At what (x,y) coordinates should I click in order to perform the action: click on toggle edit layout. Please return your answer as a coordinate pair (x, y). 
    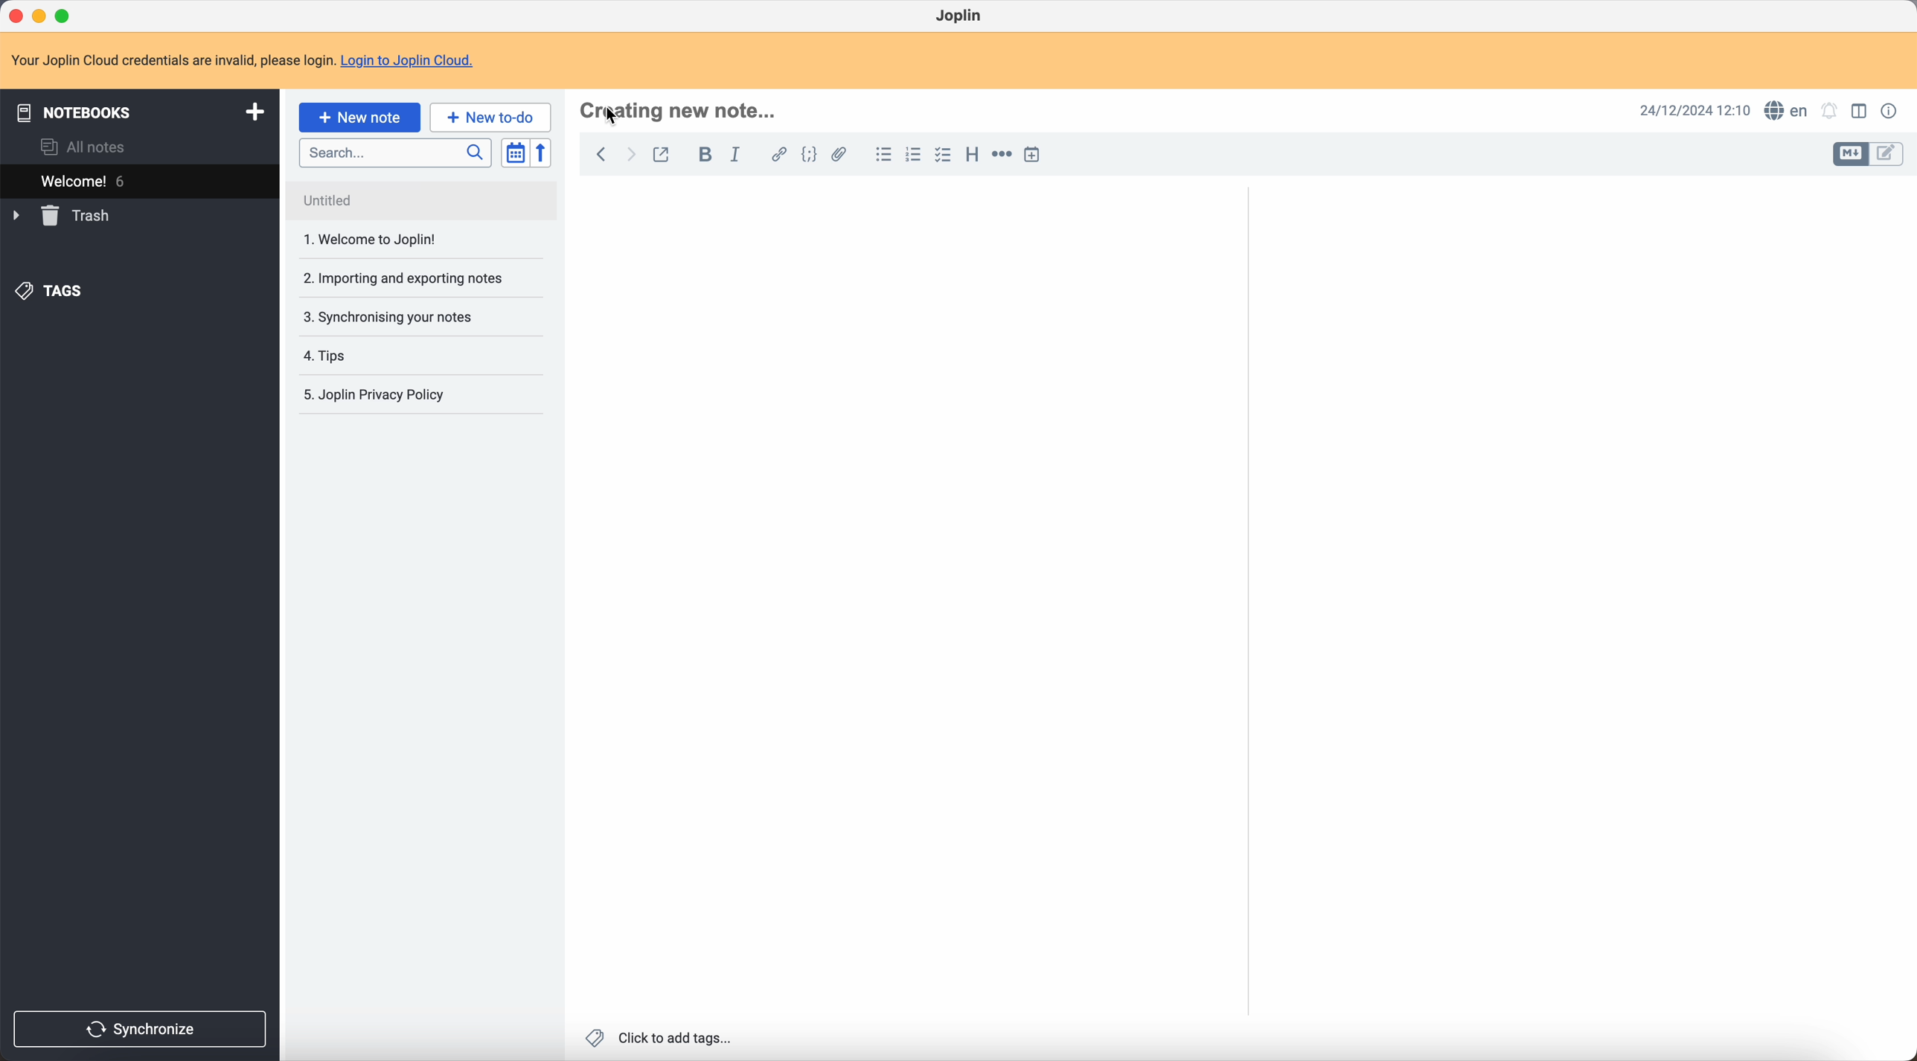
    Looking at the image, I should click on (1861, 110).